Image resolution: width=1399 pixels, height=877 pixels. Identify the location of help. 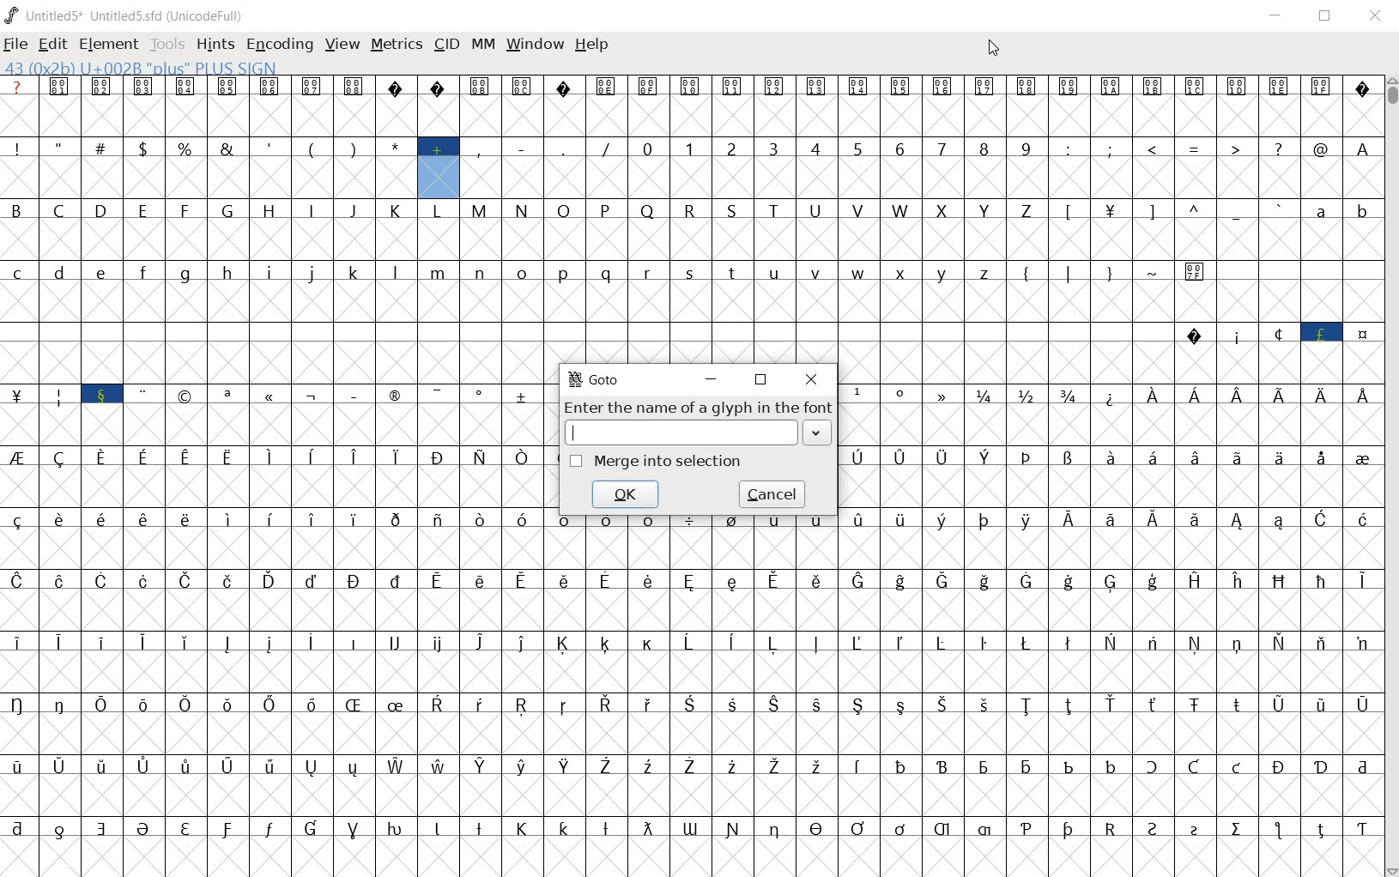
(591, 49).